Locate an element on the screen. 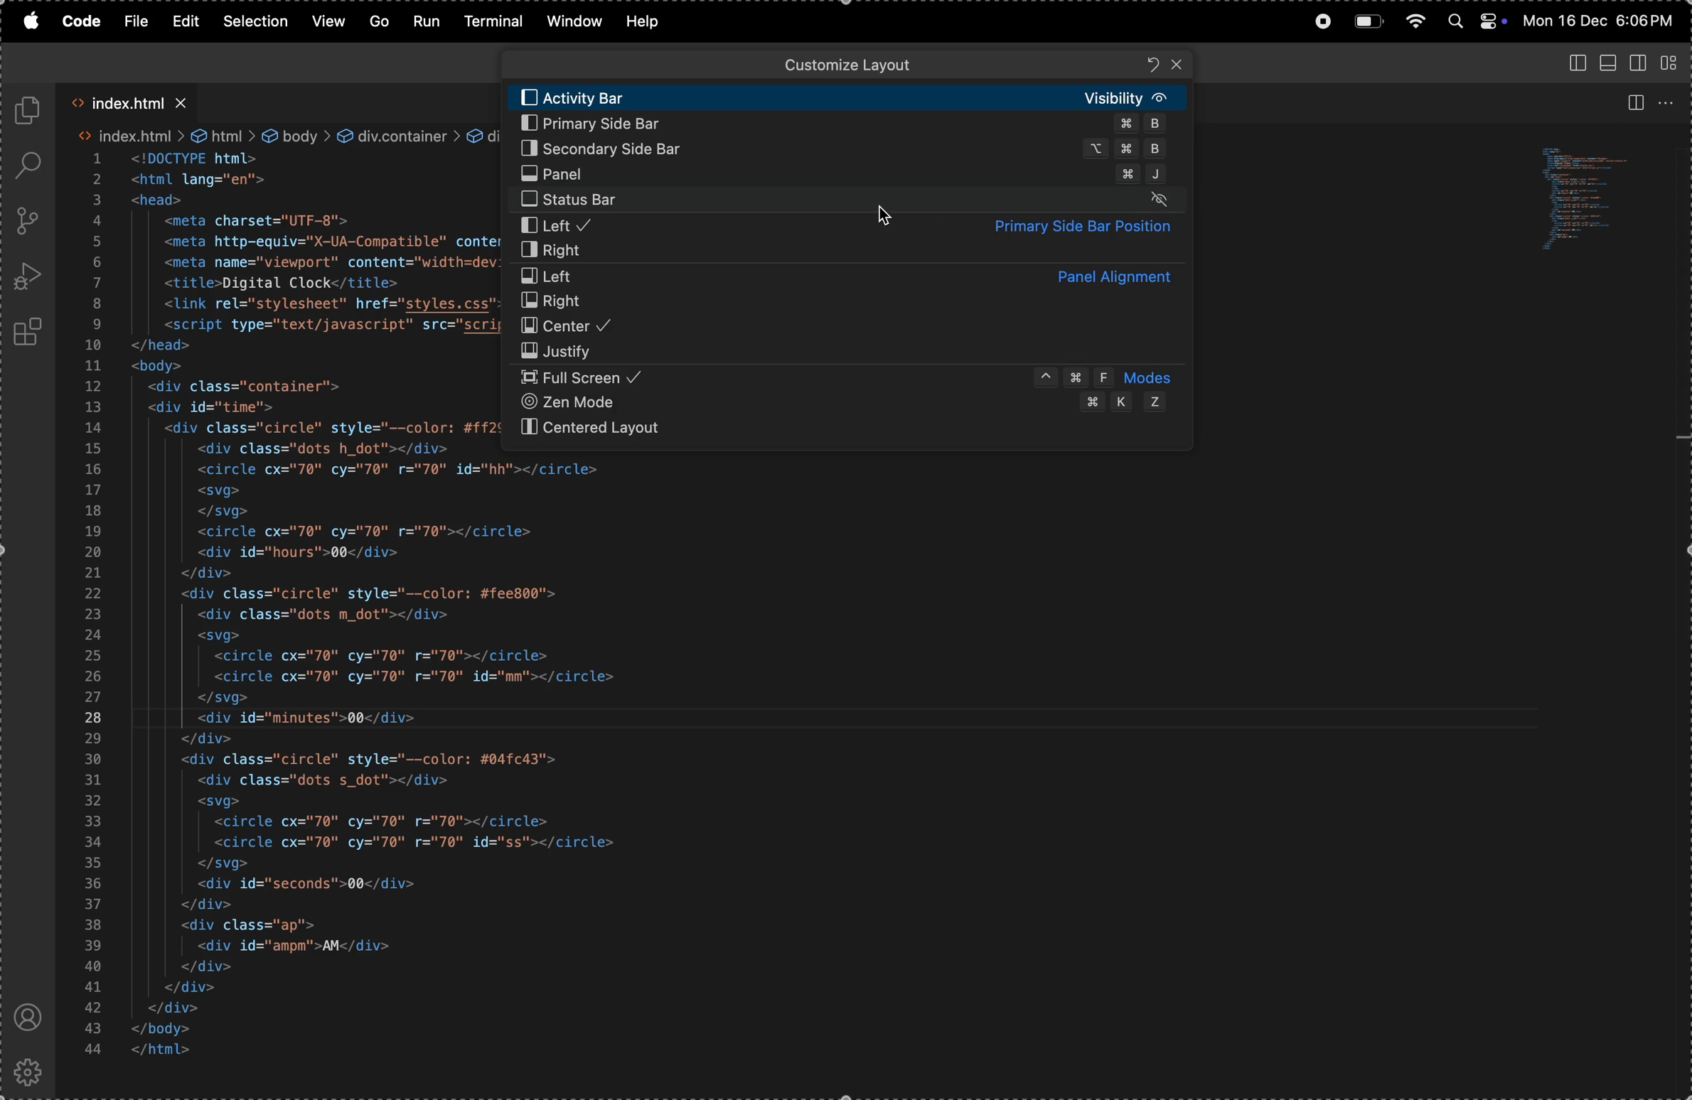 The width and height of the screenshot is (1692, 1100). secondary side bar is located at coordinates (847, 153).